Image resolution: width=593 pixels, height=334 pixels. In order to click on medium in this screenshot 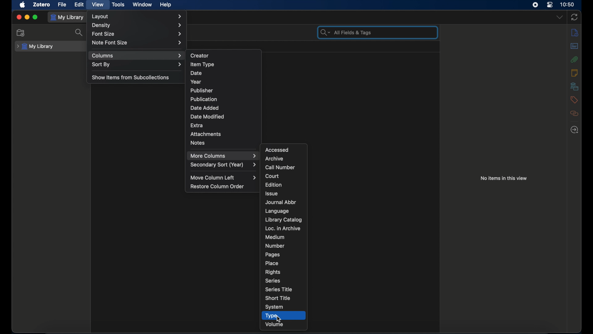, I will do `click(275, 237)`.